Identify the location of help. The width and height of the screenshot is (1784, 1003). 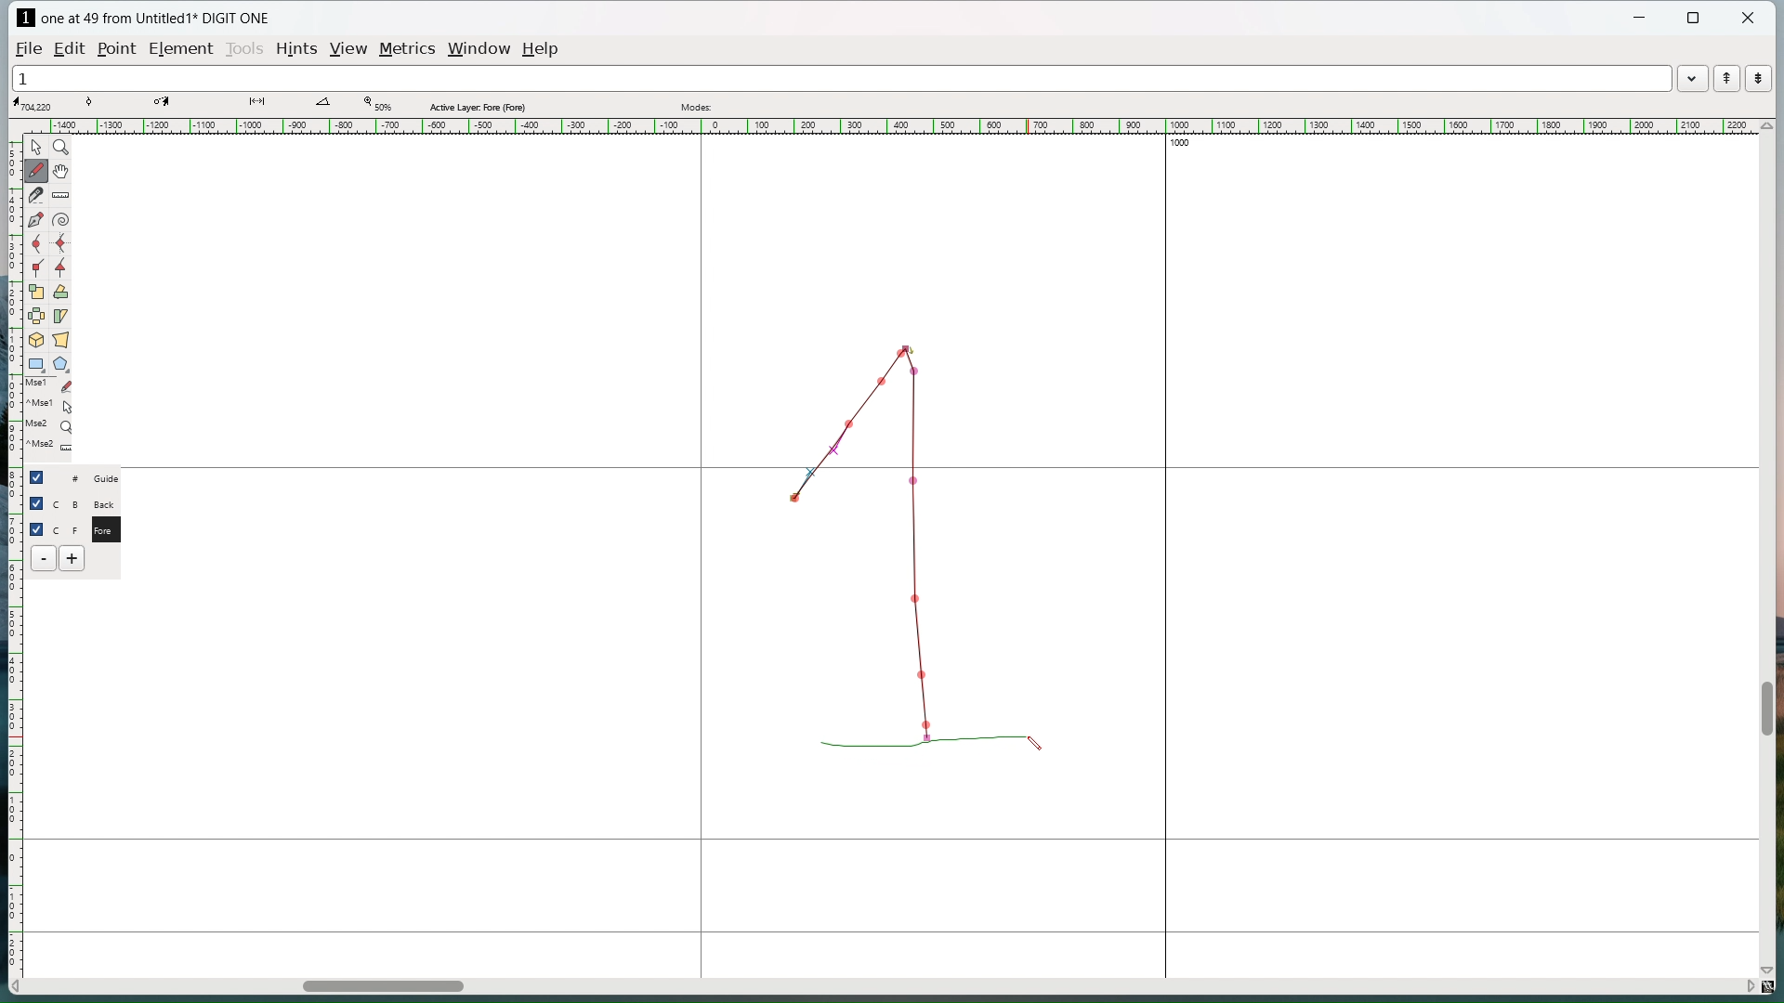
(542, 49).